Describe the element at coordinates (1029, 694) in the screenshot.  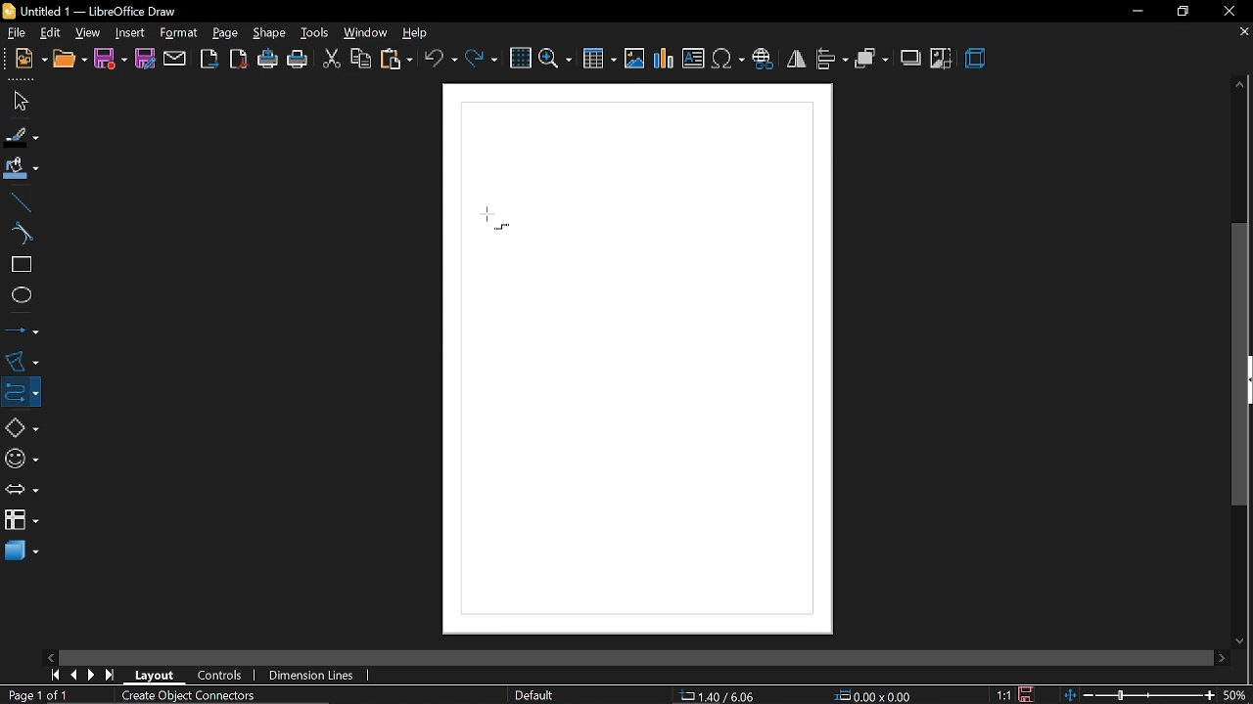
I see `save` at that location.